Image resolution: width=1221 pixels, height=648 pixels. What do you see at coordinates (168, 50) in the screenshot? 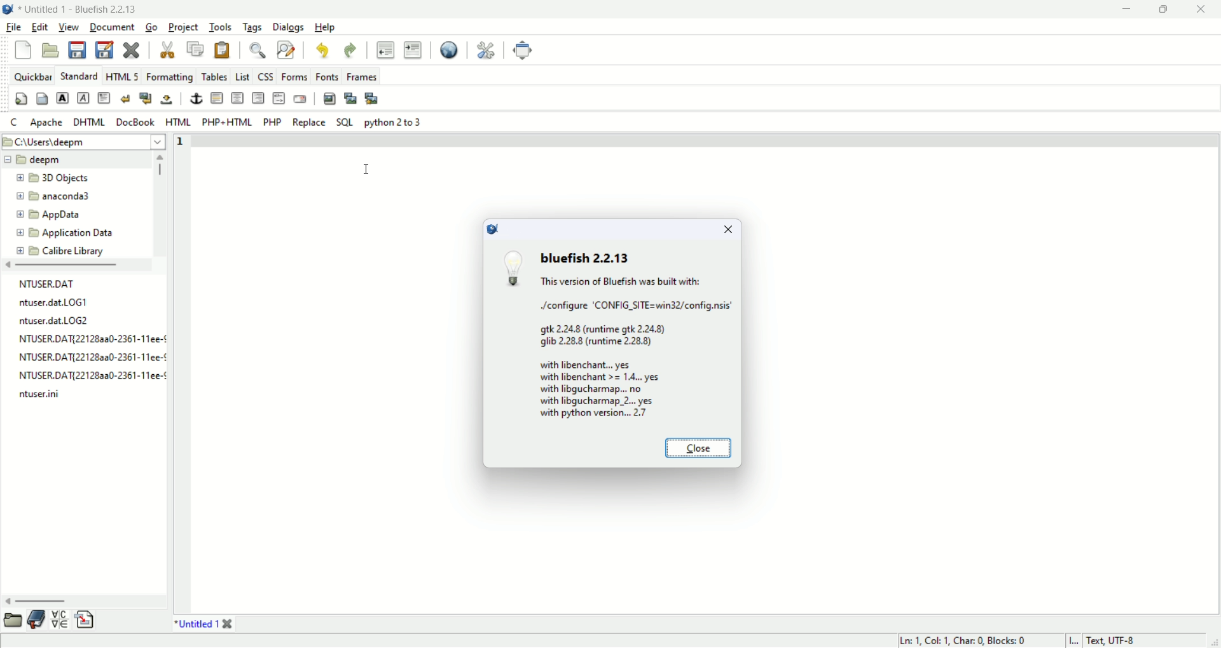
I see `cut` at bounding box center [168, 50].